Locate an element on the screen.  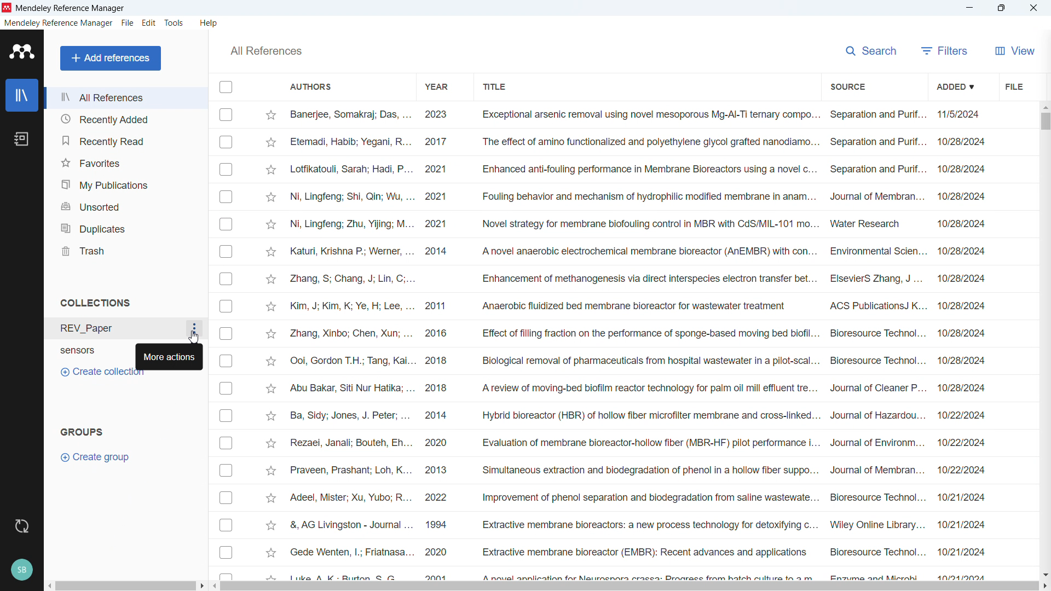
Added is located at coordinates (957, 85).